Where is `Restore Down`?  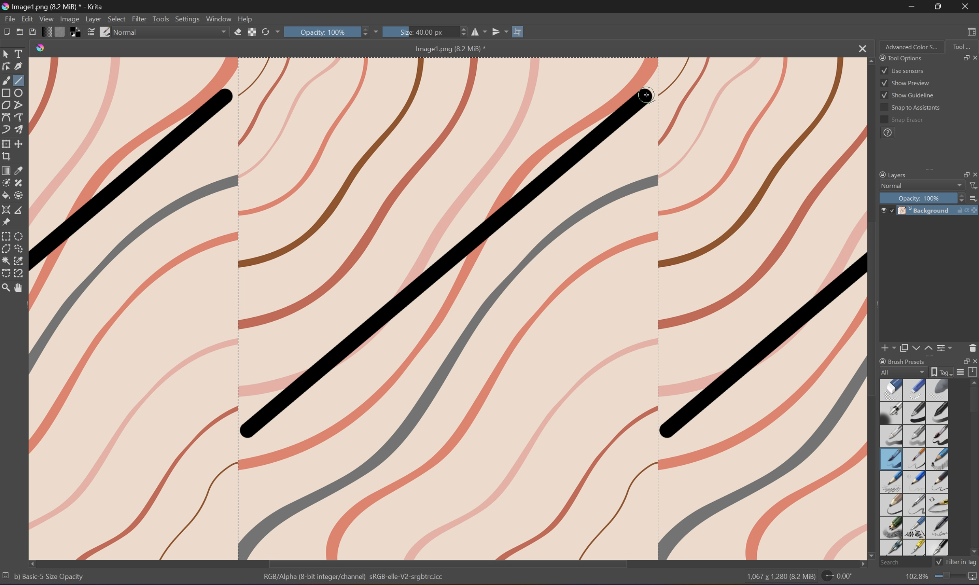 Restore Down is located at coordinates (941, 6).